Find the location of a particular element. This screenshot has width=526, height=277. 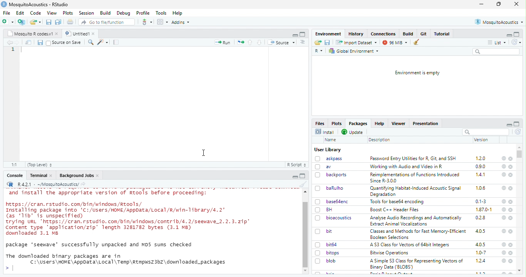

Tools for base64 encoding is located at coordinates (397, 202).